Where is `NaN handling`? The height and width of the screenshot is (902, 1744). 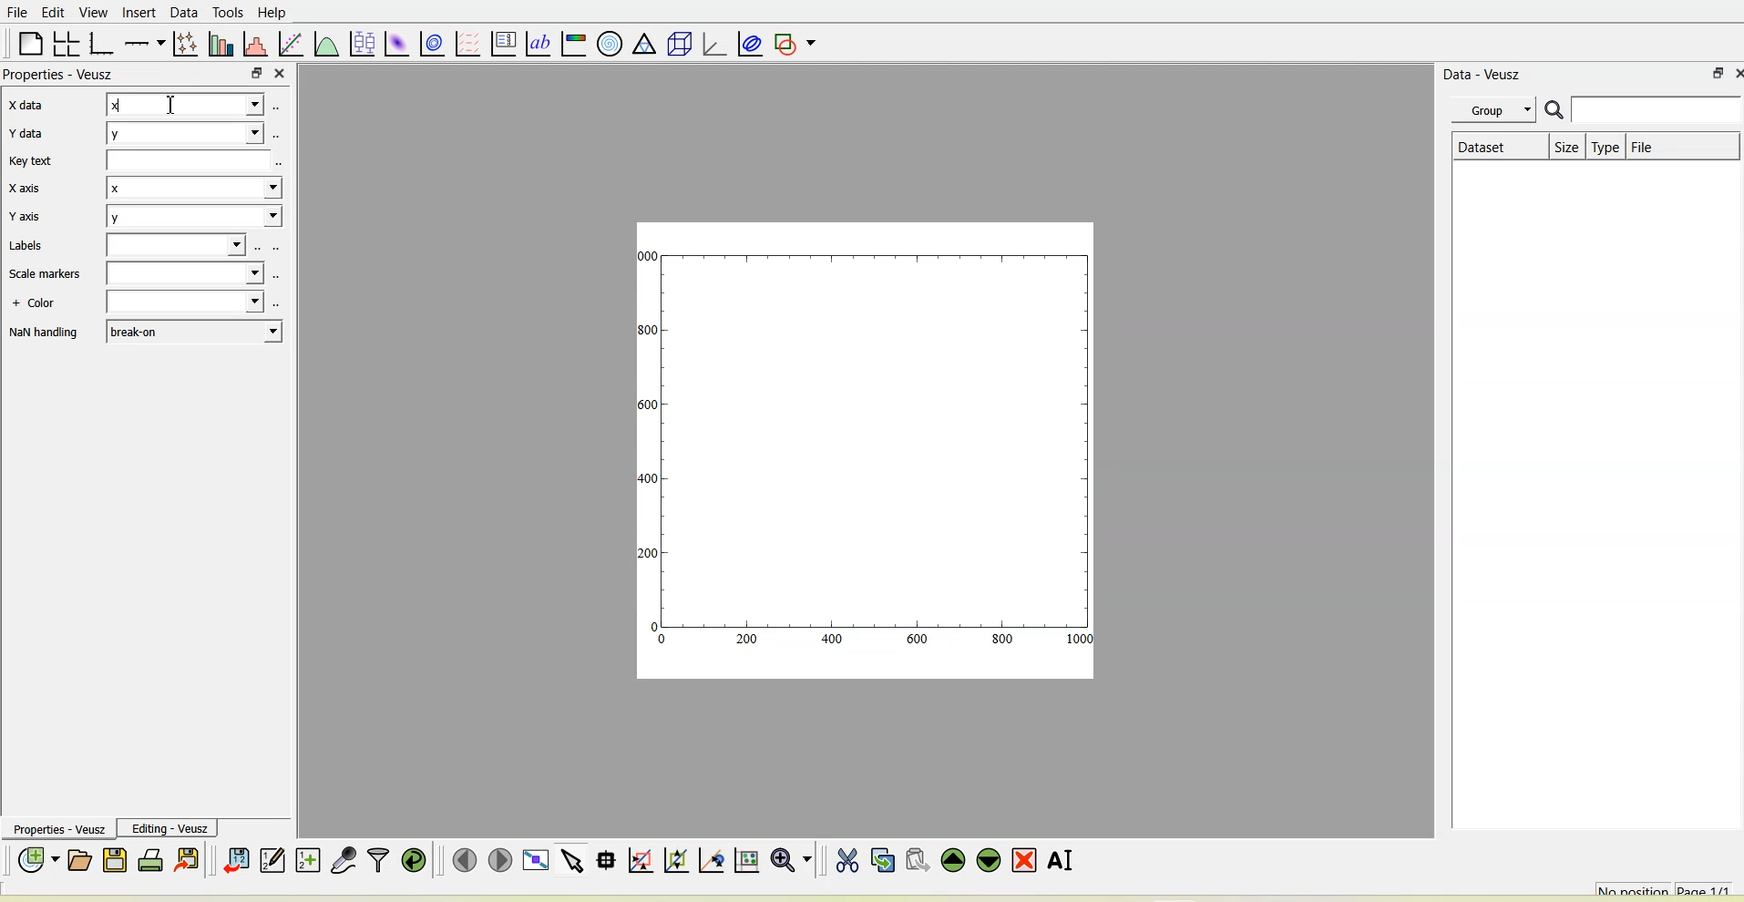
NaN handling is located at coordinates (44, 333).